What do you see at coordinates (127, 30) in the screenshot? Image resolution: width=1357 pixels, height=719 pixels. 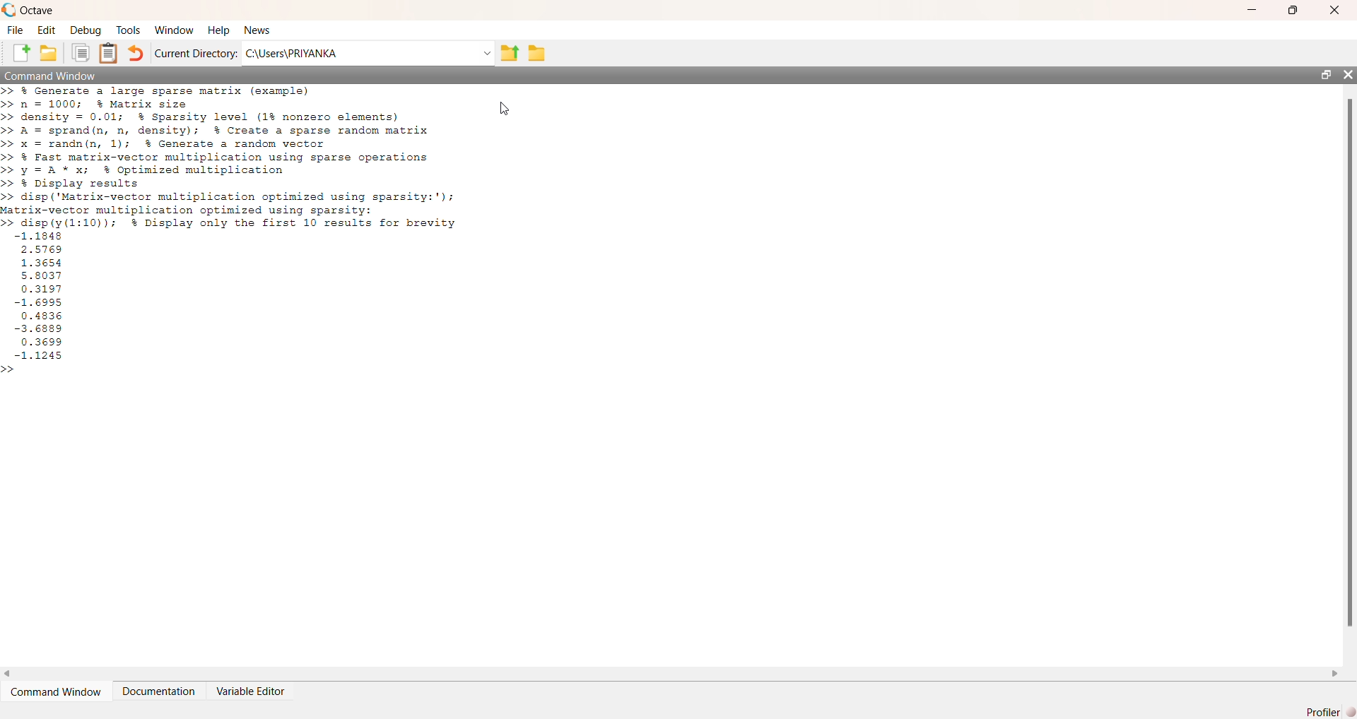 I see `tools` at bounding box center [127, 30].